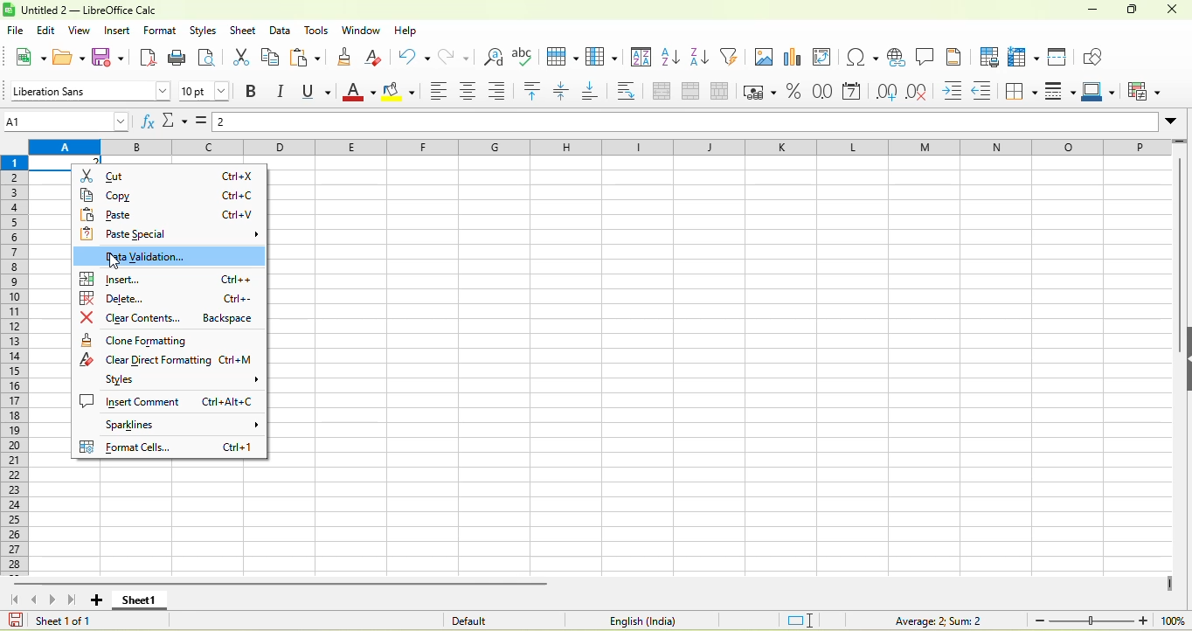 This screenshot has height=631, width=1192. I want to click on font style, so click(87, 90).